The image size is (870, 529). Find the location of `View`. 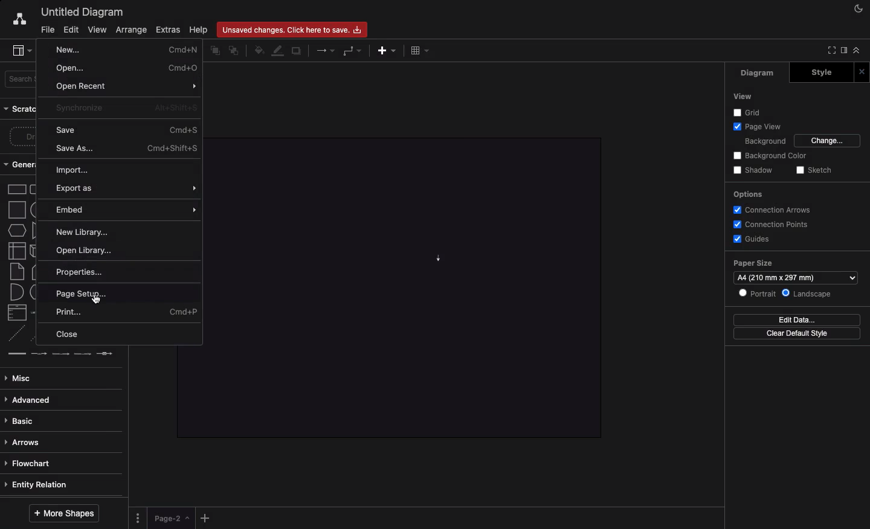

View is located at coordinates (97, 29).